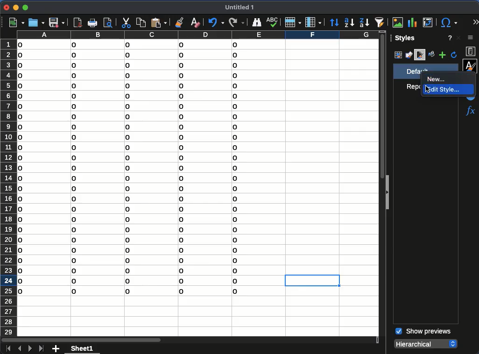  What do you see at coordinates (6, 7) in the screenshot?
I see `close` at bounding box center [6, 7].